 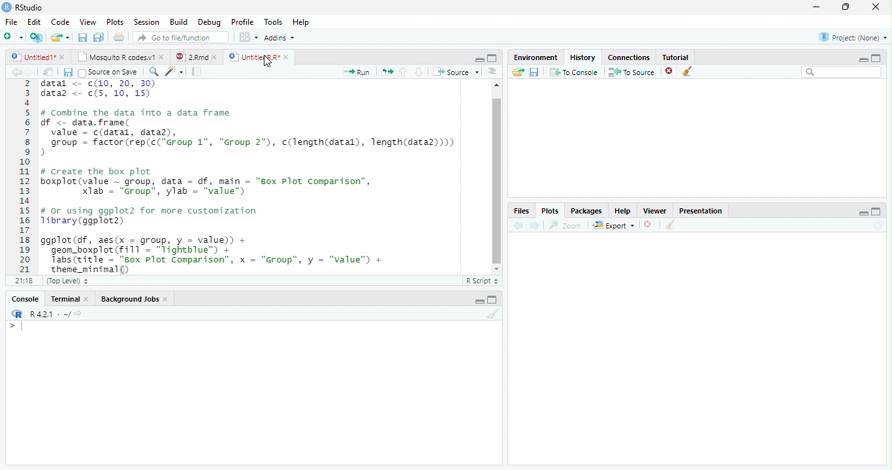 What do you see at coordinates (492, 71) in the screenshot?
I see `Show document outline` at bounding box center [492, 71].